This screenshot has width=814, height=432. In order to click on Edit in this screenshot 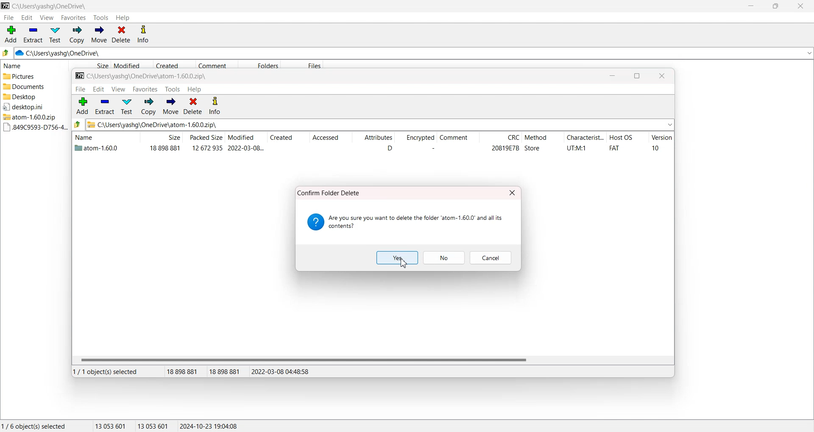, I will do `click(27, 17)`.